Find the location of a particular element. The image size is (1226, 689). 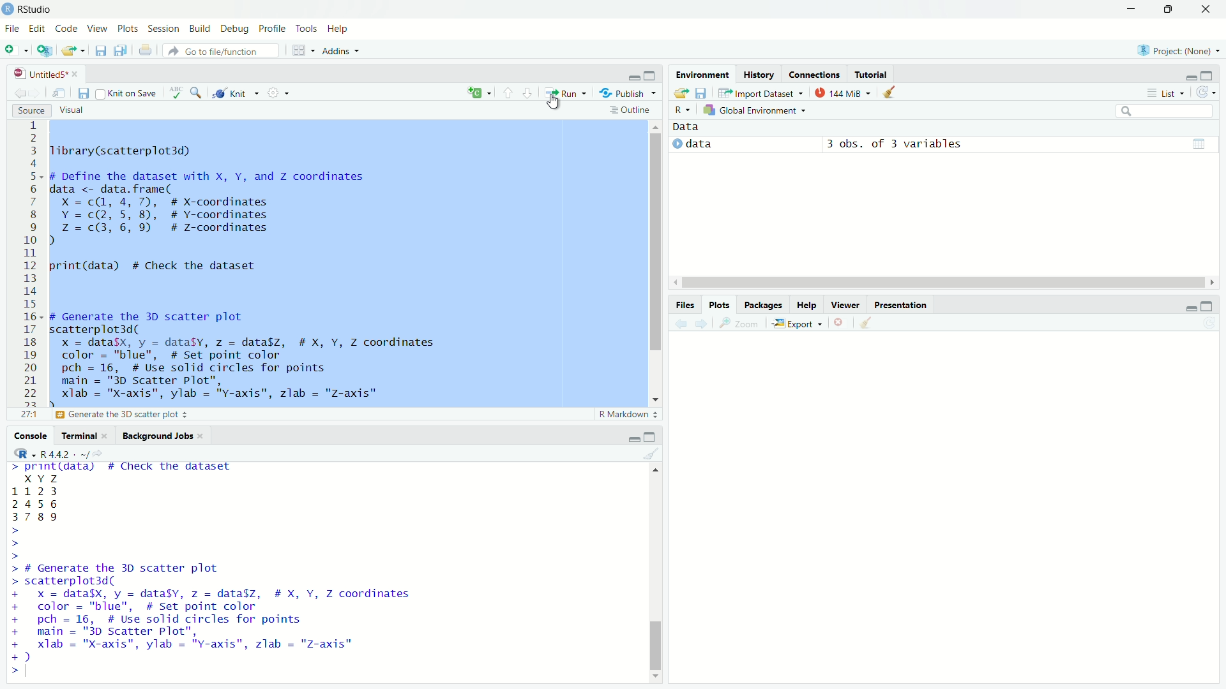

session is located at coordinates (163, 28).